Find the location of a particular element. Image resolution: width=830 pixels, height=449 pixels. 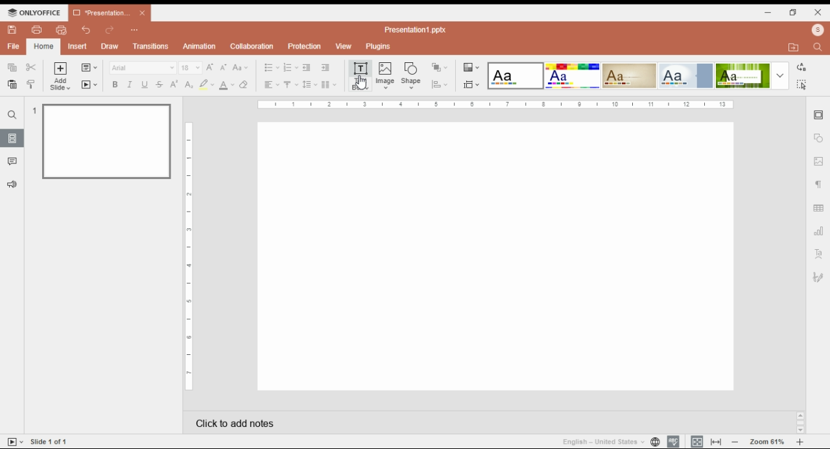

start slide show is located at coordinates (89, 85).